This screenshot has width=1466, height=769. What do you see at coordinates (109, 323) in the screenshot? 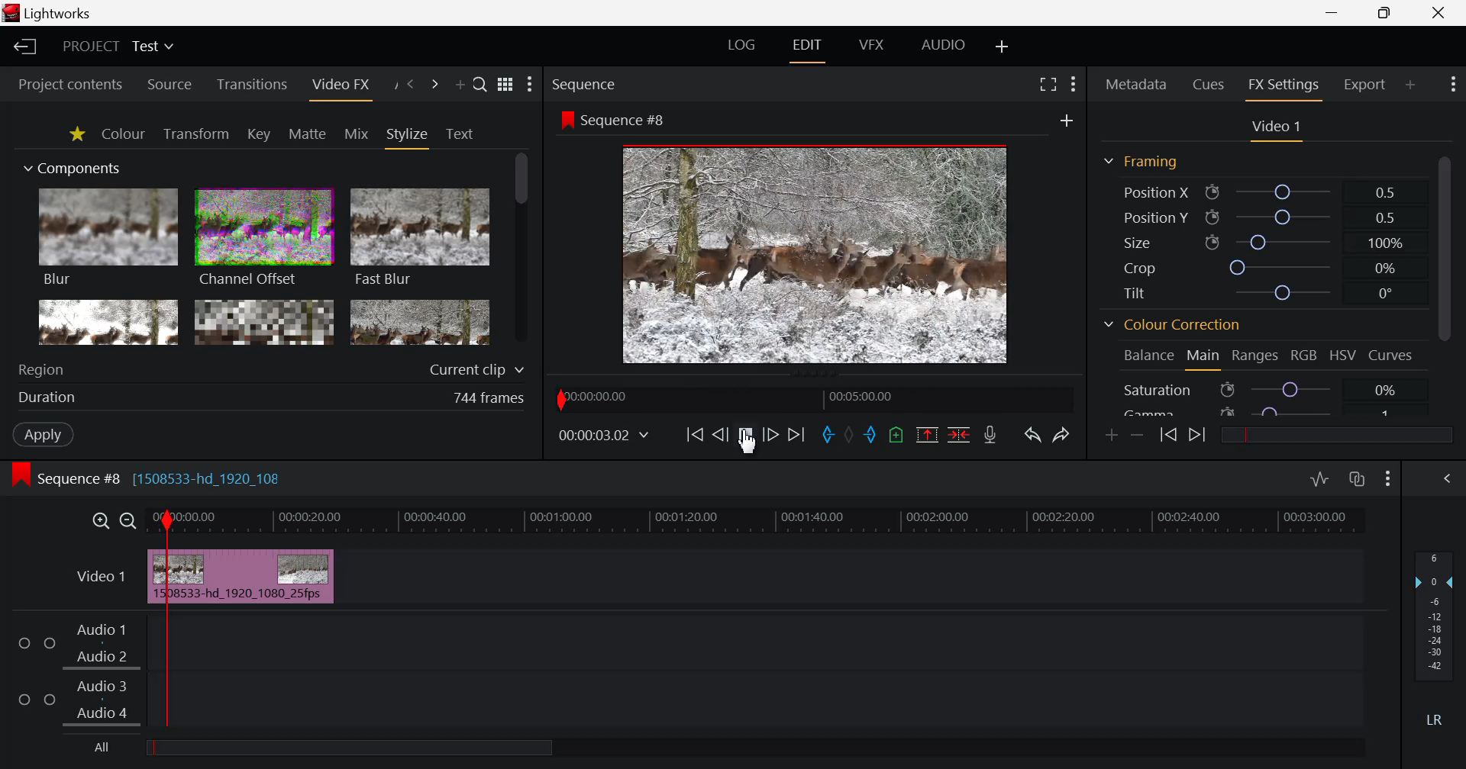
I see `Glow` at bounding box center [109, 323].